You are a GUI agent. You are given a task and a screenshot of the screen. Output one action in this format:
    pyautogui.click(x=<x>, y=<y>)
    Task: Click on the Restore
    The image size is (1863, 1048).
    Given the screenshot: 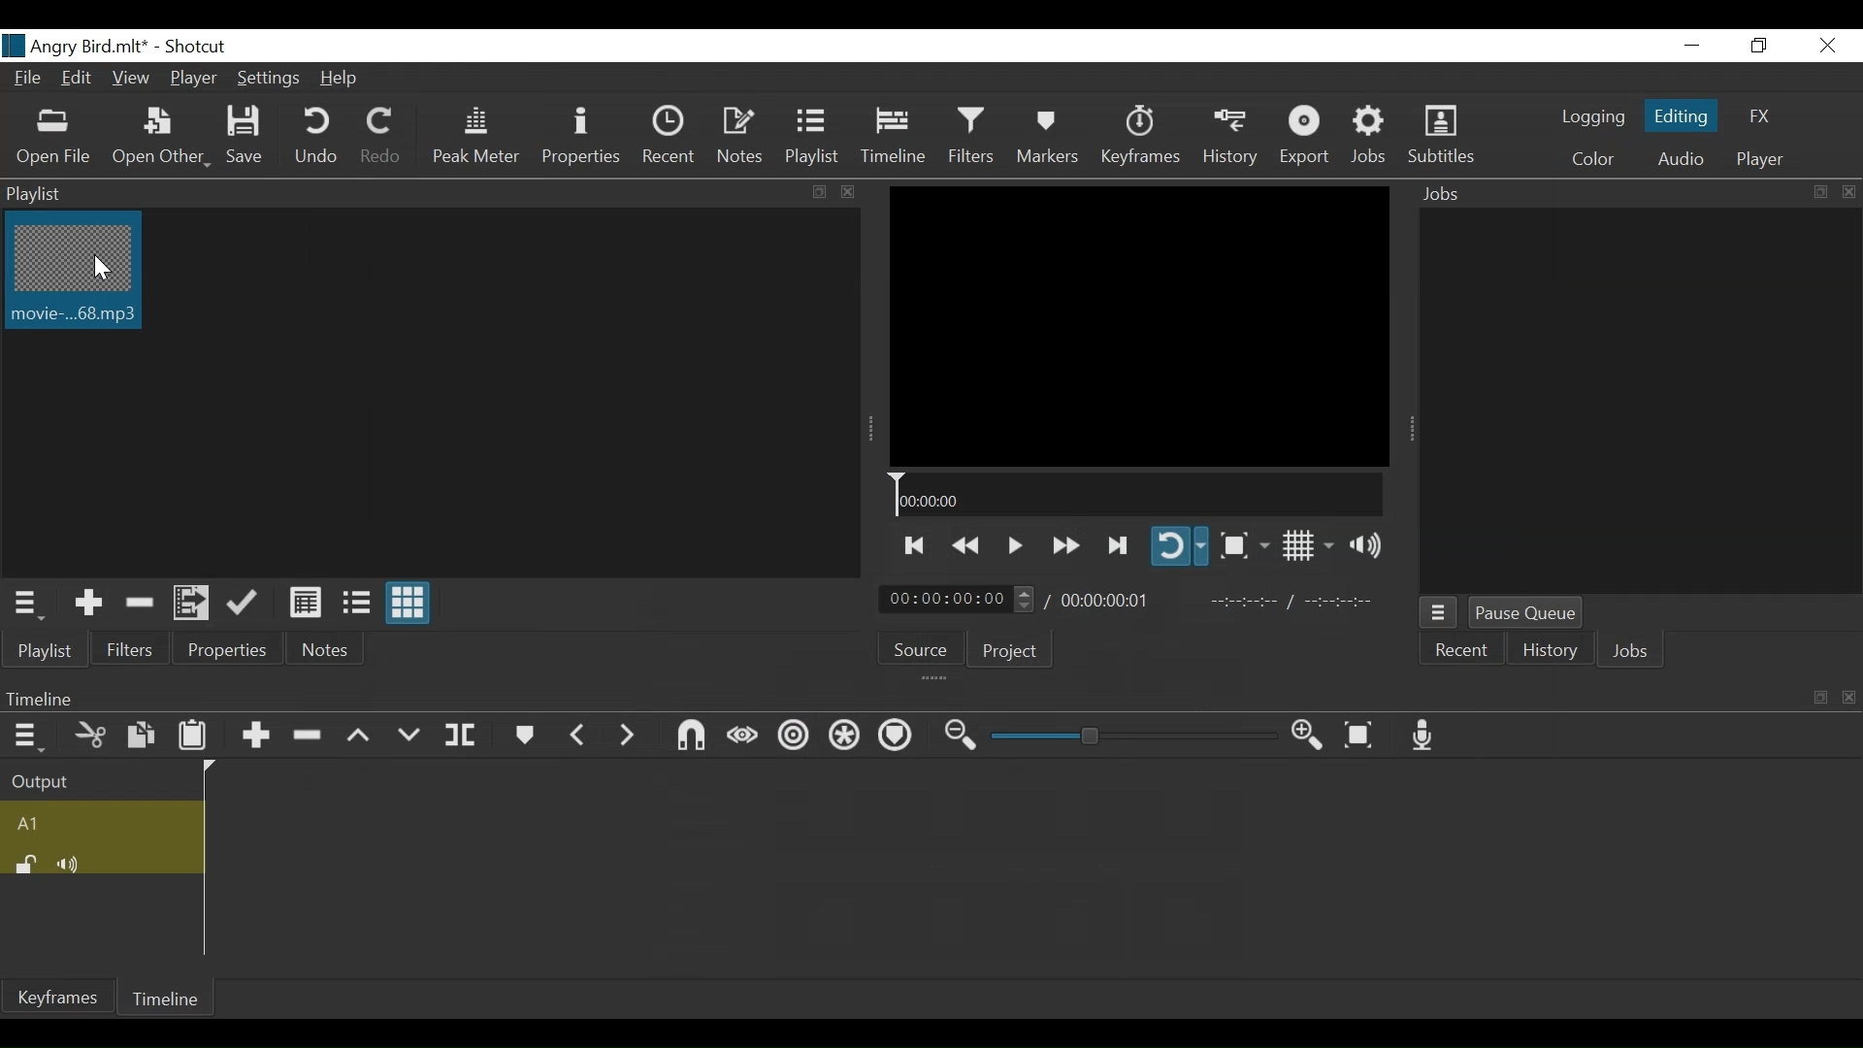 What is the action you would take?
    pyautogui.click(x=1759, y=46)
    